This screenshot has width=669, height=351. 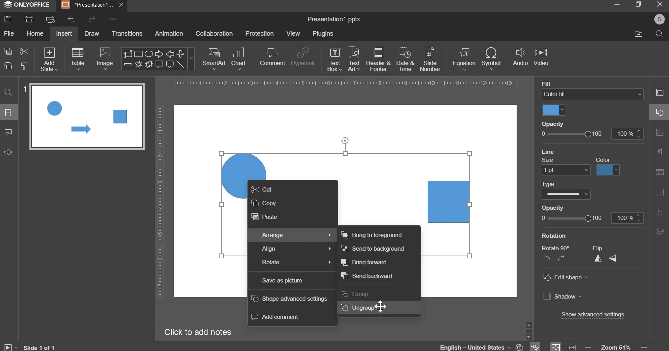 What do you see at coordinates (123, 5) in the screenshot?
I see `close` at bounding box center [123, 5].